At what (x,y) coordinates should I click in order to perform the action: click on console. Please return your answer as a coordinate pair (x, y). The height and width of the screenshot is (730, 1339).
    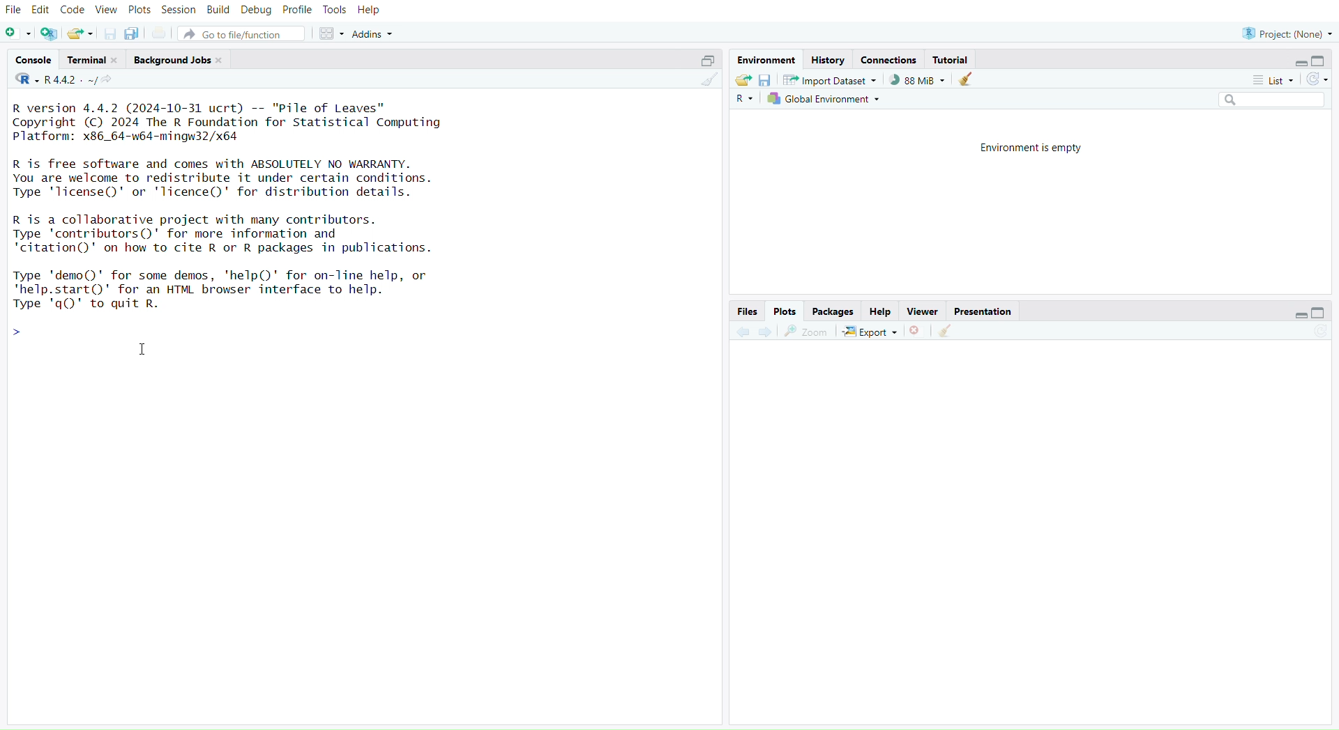
    Looking at the image, I should click on (36, 60).